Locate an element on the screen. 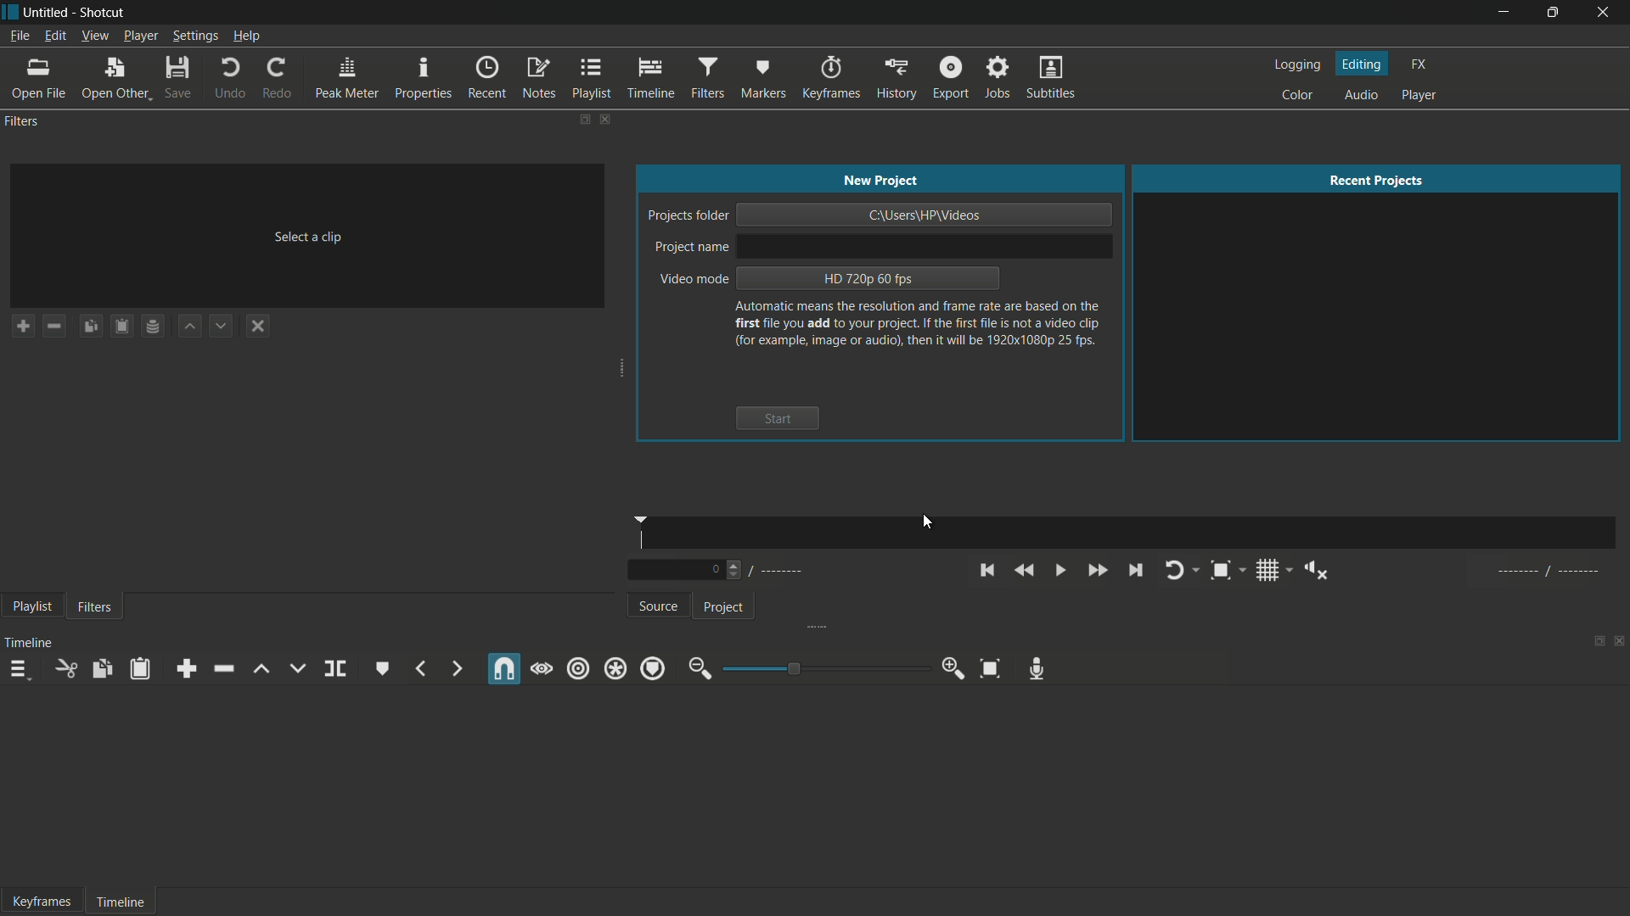 Image resolution: width=1630 pixels, height=916 pixels. toggle player looping is located at coordinates (1178, 570).